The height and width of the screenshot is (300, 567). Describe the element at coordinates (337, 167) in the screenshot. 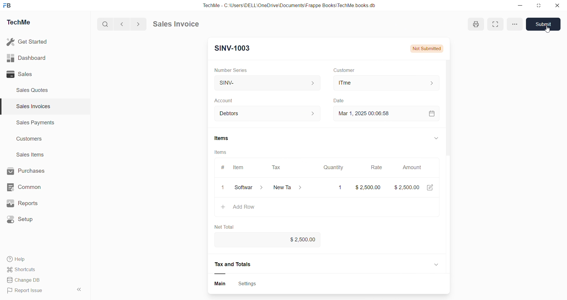

I see `Quantity` at that location.